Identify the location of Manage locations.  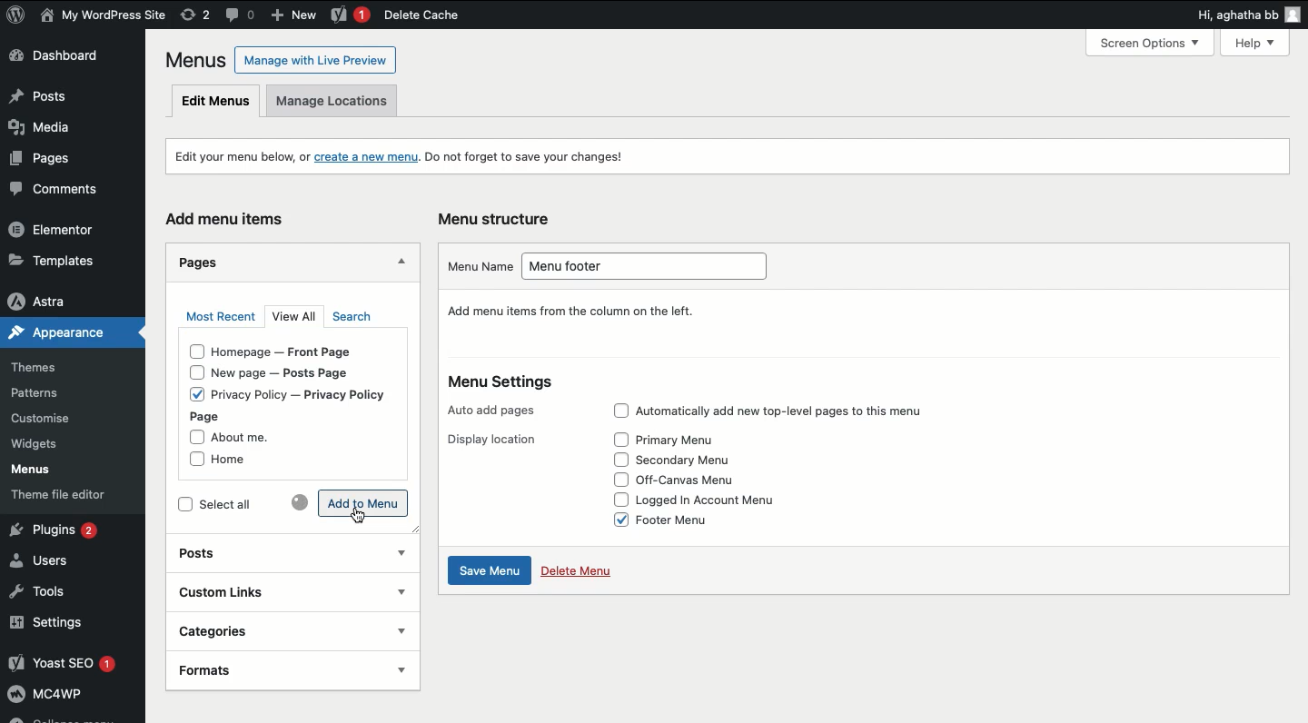
(340, 101).